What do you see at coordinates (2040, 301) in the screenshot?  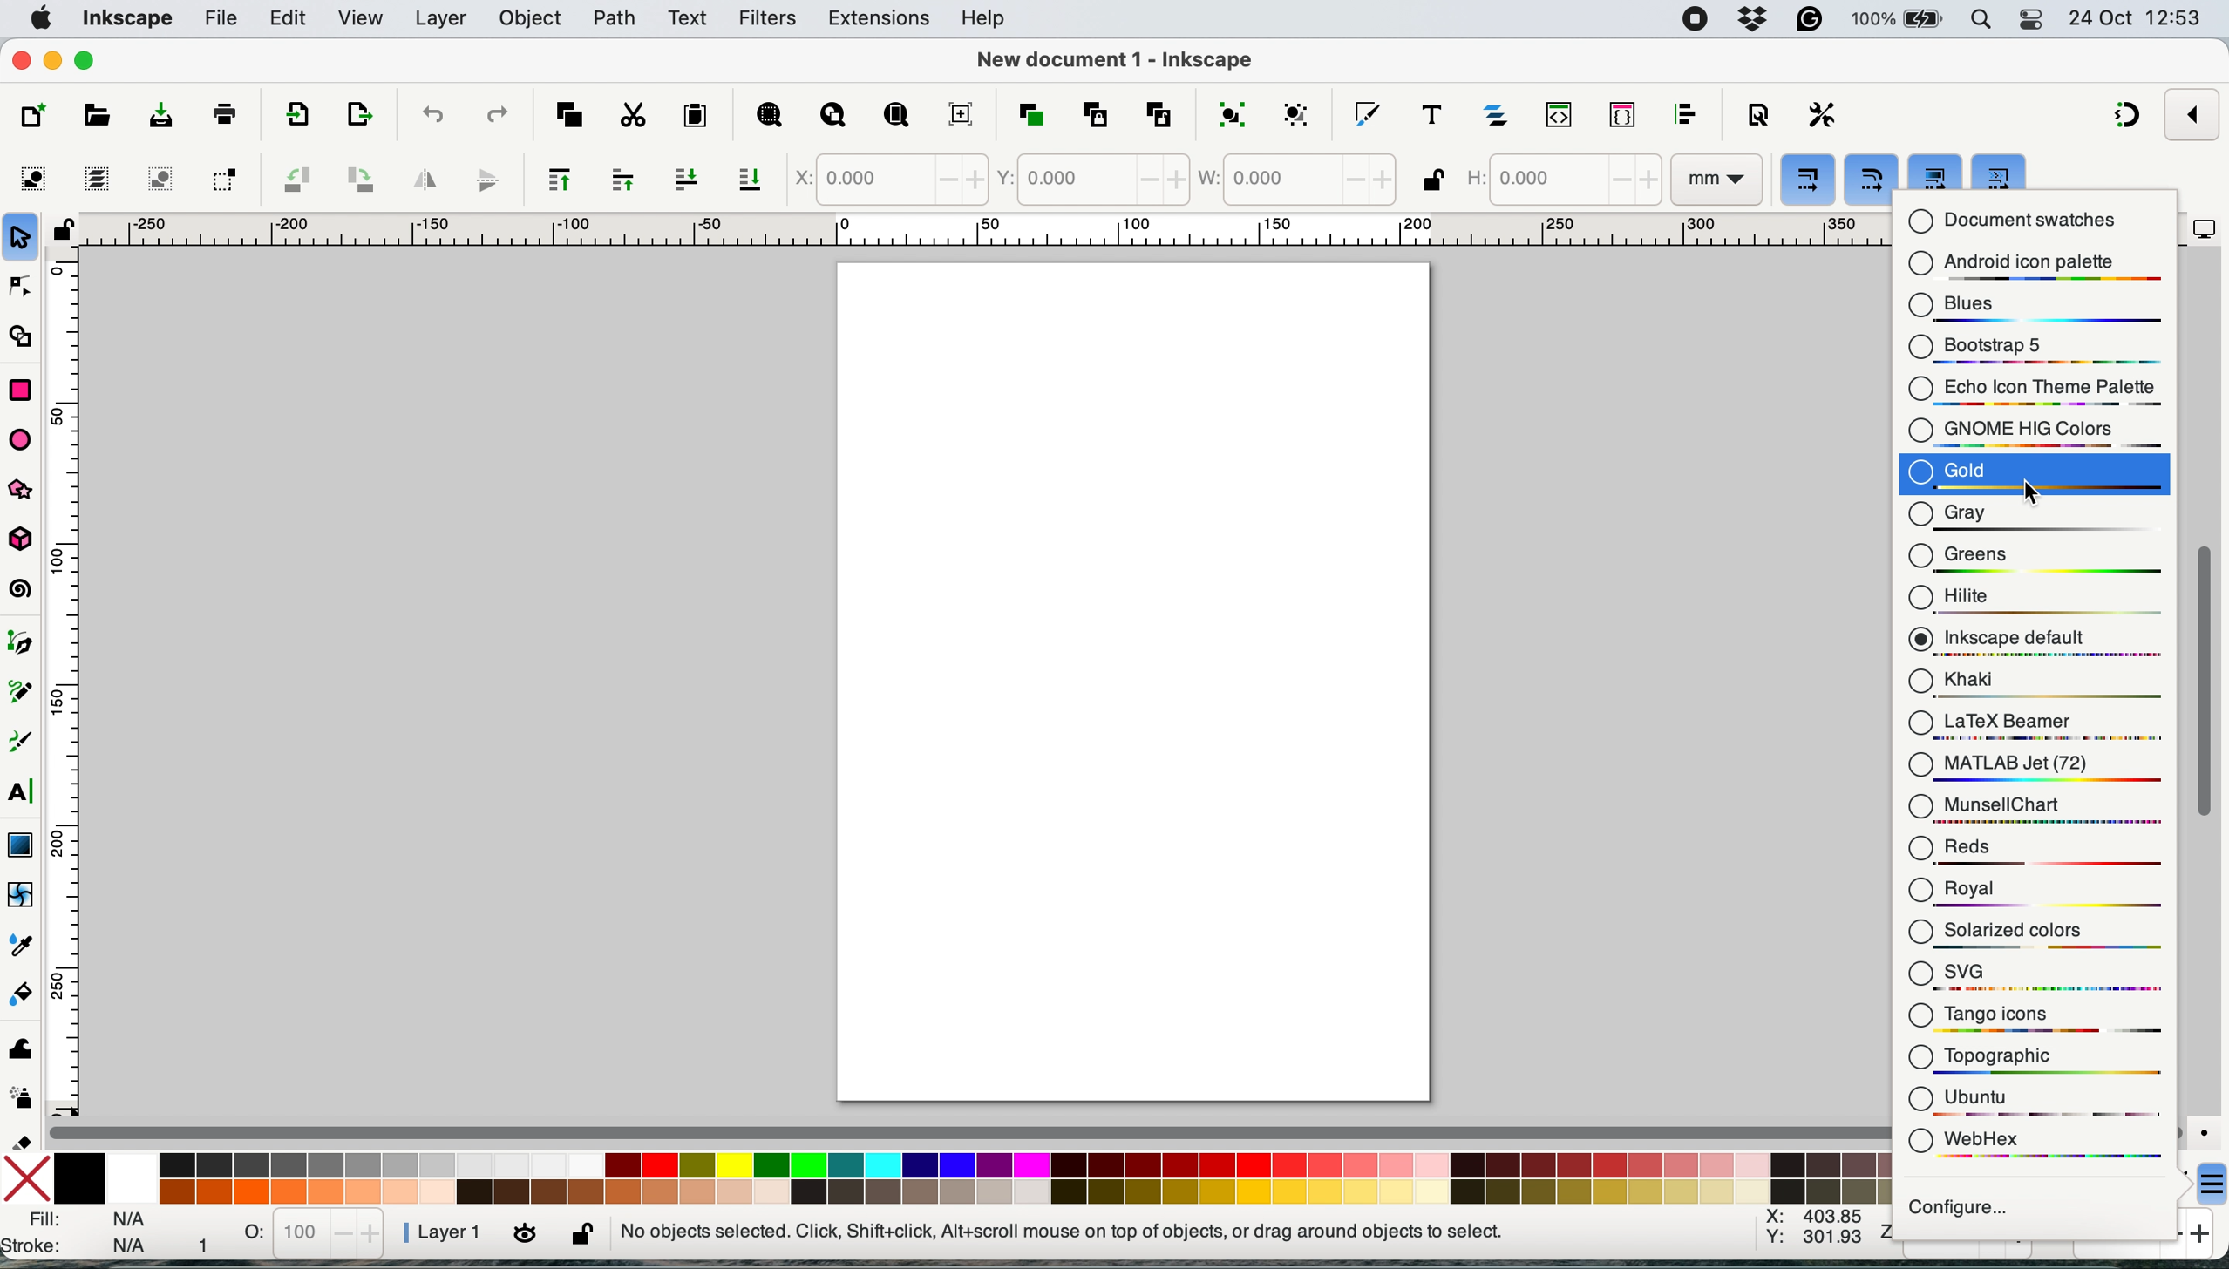 I see `blues` at bounding box center [2040, 301].